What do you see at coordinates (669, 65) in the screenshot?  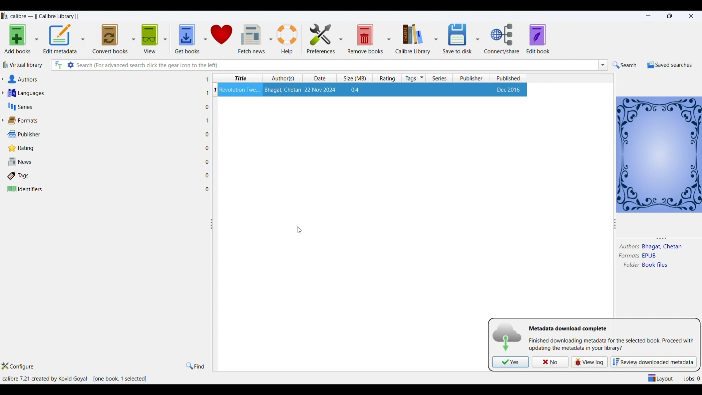 I see `saved searches` at bounding box center [669, 65].